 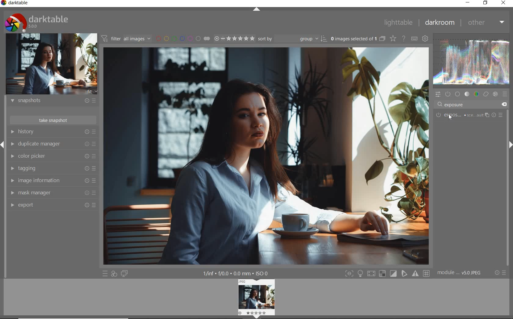 What do you see at coordinates (505, 105) in the screenshot?
I see `delete` at bounding box center [505, 105].